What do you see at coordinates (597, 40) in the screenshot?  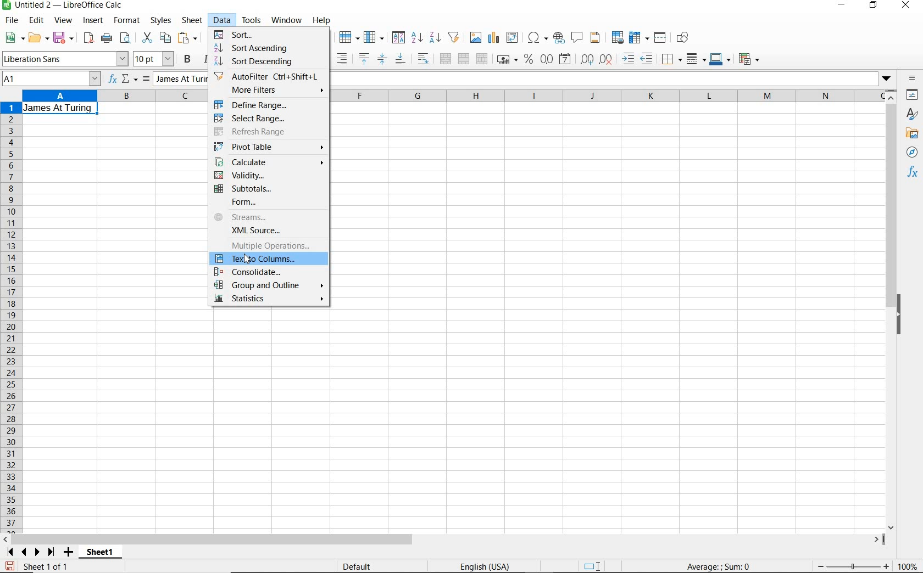 I see `headers and footers` at bounding box center [597, 40].